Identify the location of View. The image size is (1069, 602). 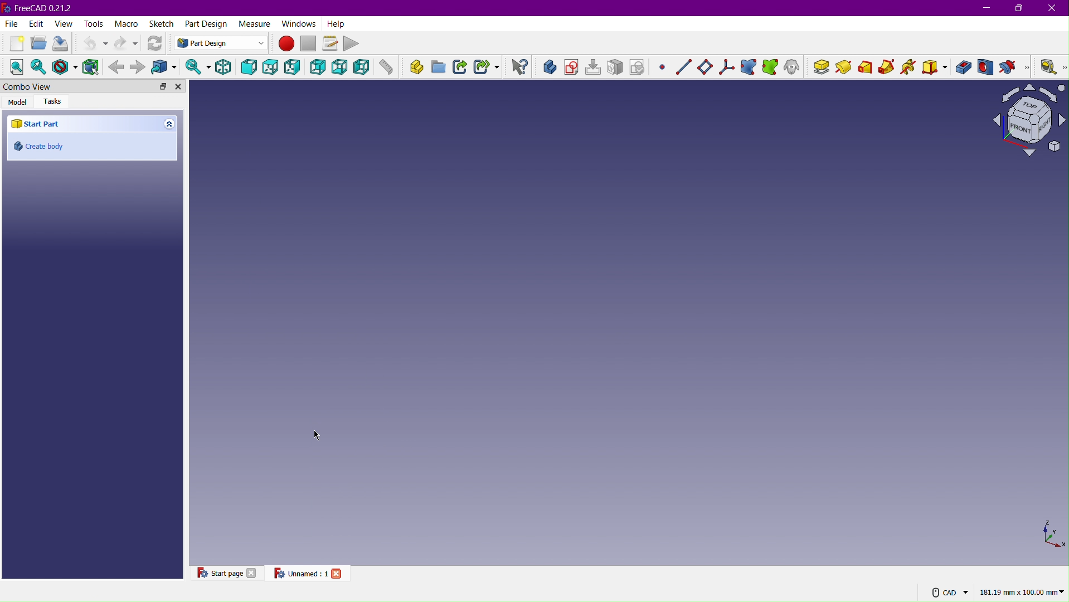
(65, 23).